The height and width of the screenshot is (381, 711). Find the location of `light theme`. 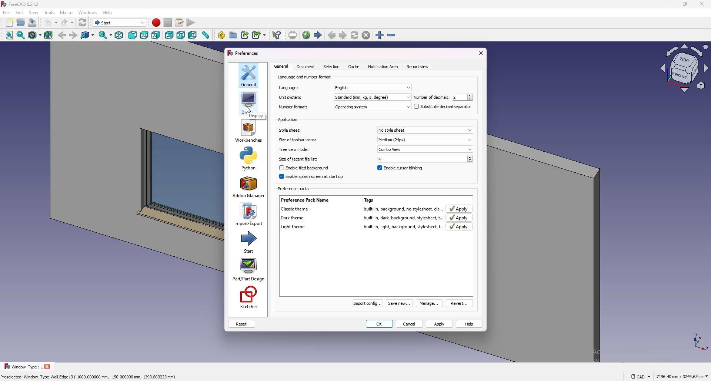

light theme is located at coordinates (293, 227).